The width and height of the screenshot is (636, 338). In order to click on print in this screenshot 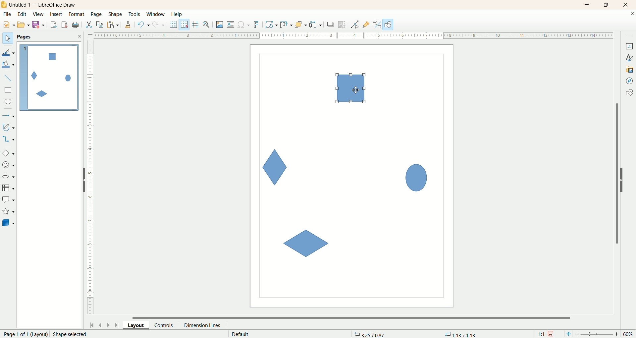, I will do `click(65, 25)`.